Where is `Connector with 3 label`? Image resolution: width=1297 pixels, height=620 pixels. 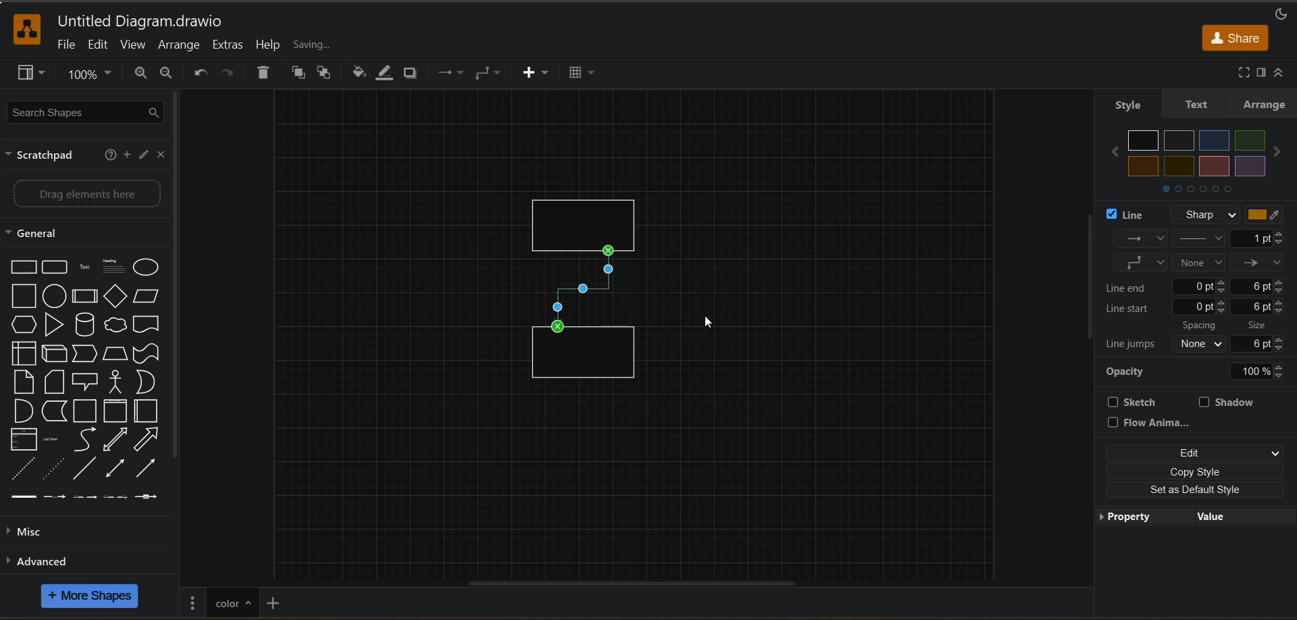 Connector with 3 label is located at coordinates (115, 499).